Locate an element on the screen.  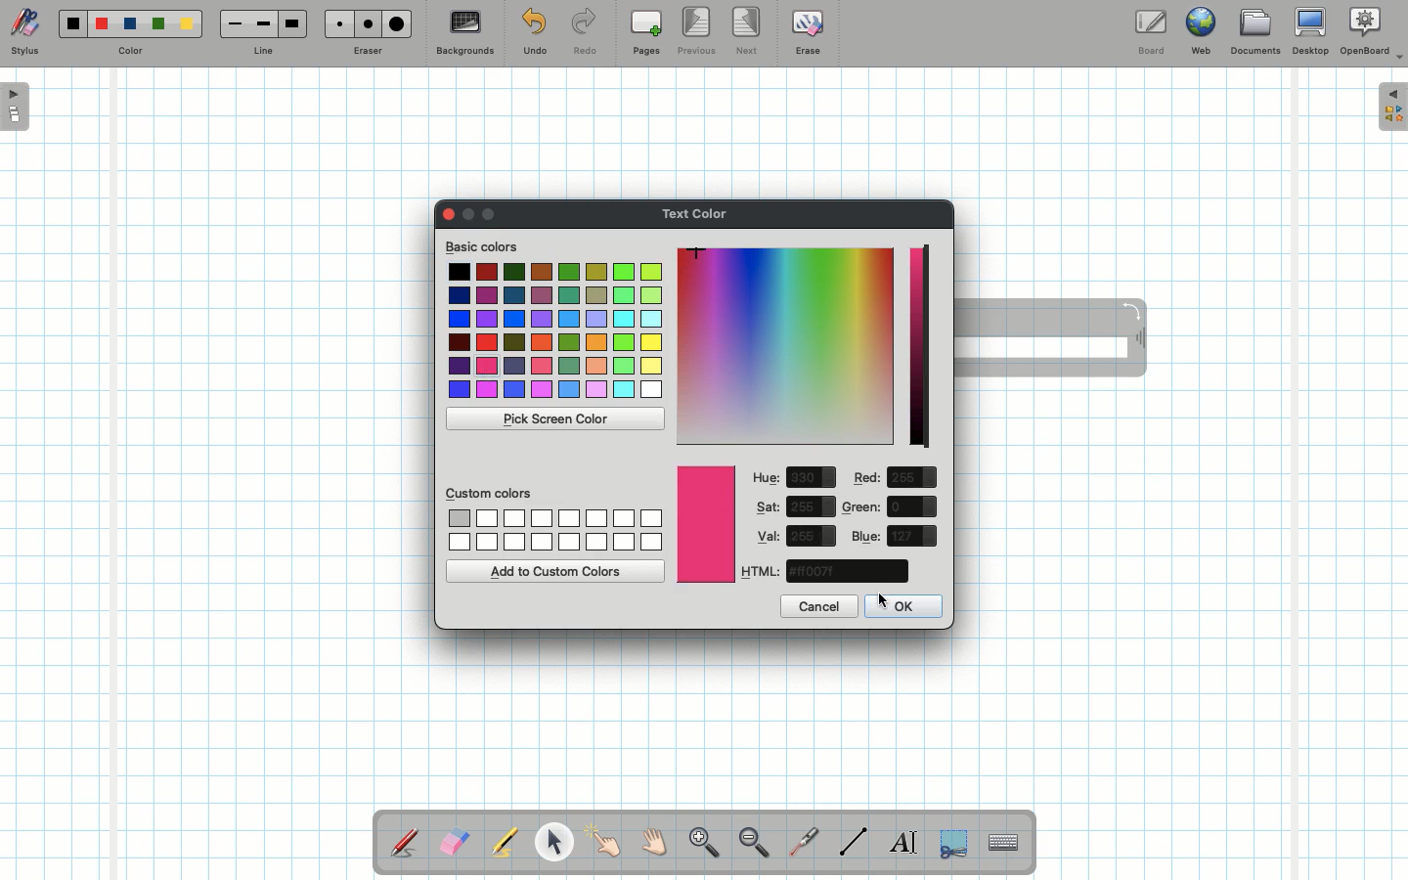
Medium eraser is located at coordinates (365, 23).